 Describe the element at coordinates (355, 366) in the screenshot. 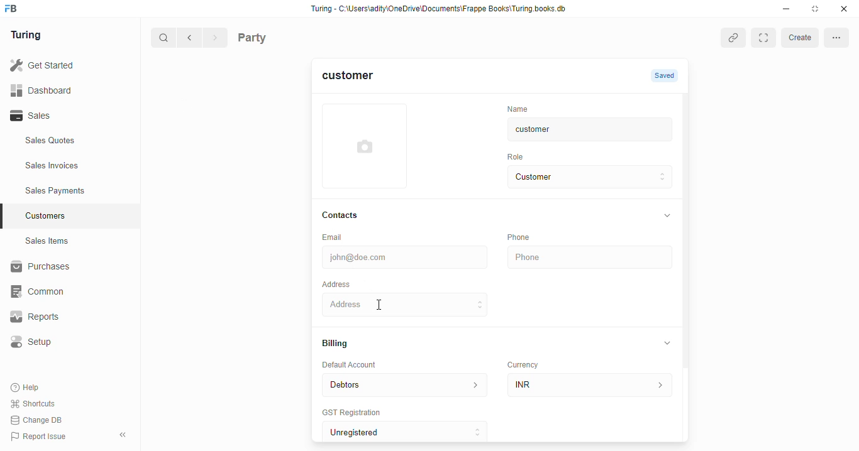

I see `Default Account` at that location.